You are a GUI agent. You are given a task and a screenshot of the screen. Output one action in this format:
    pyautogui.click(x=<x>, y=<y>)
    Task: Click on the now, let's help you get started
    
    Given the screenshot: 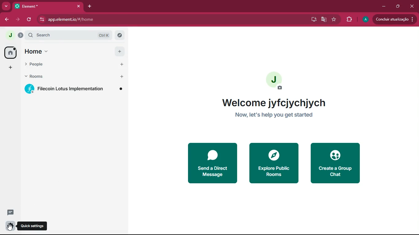 What is the action you would take?
    pyautogui.click(x=277, y=115)
    